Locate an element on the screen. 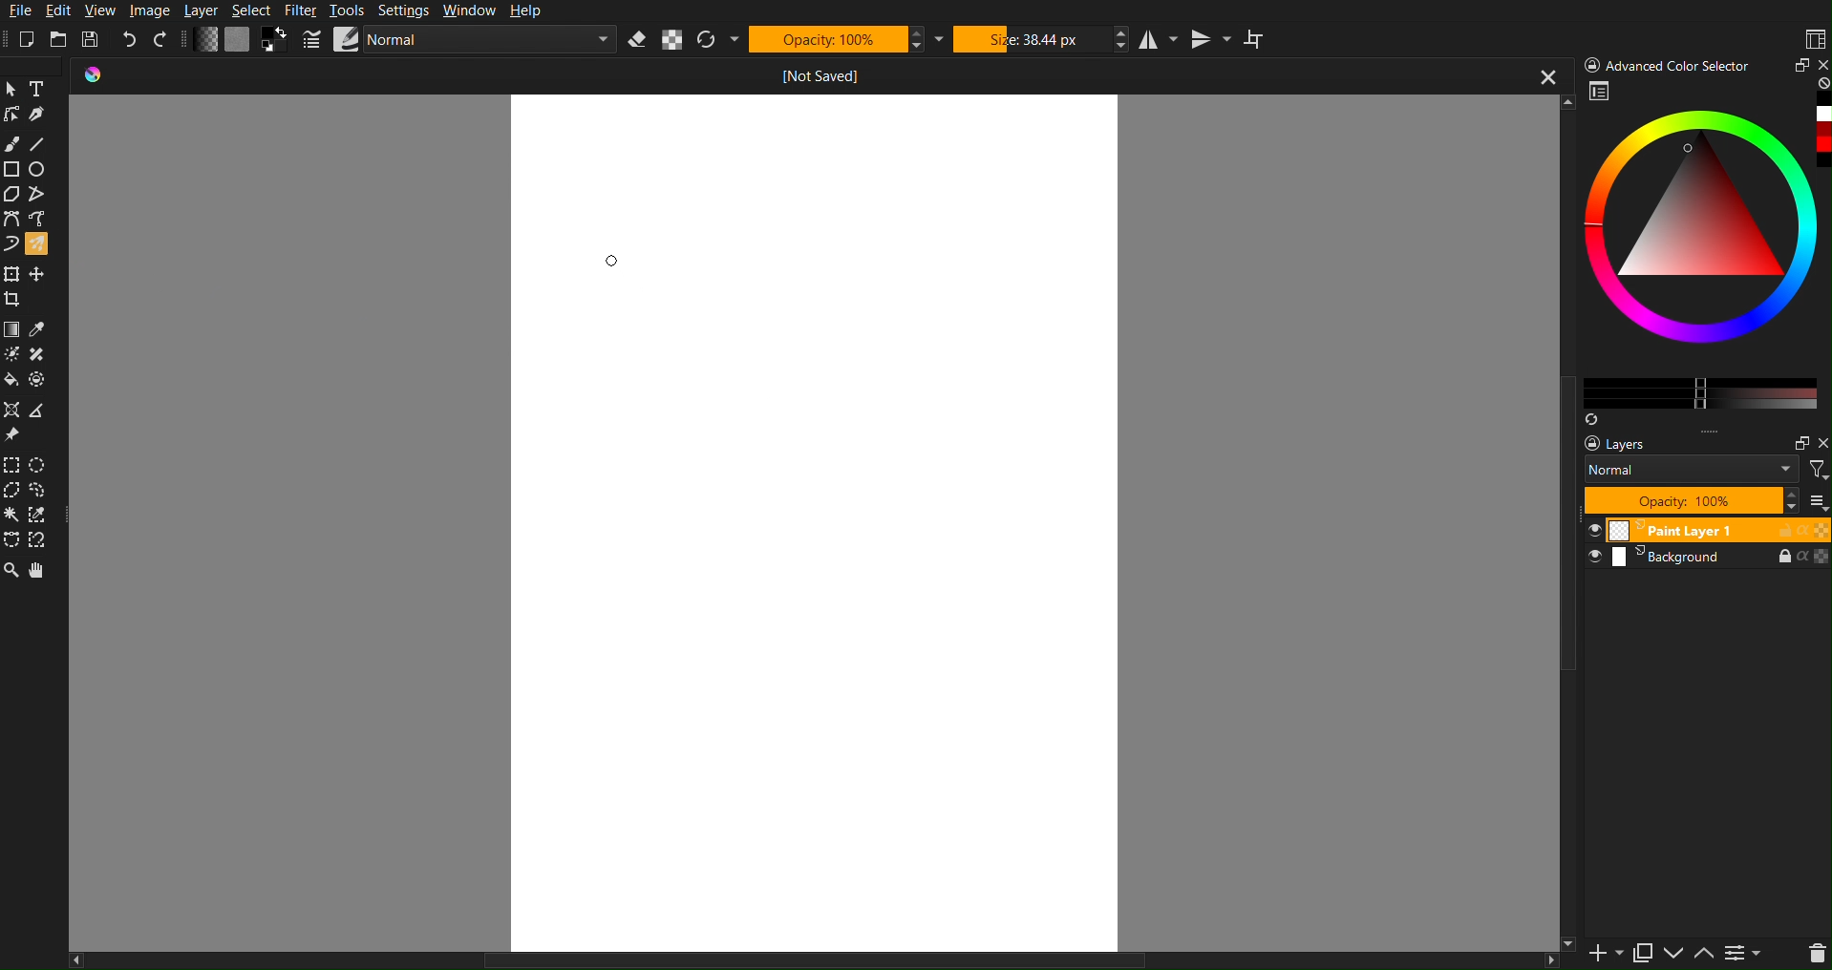 The height and width of the screenshot is (970, 1832). layers is located at coordinates (1630, 444).